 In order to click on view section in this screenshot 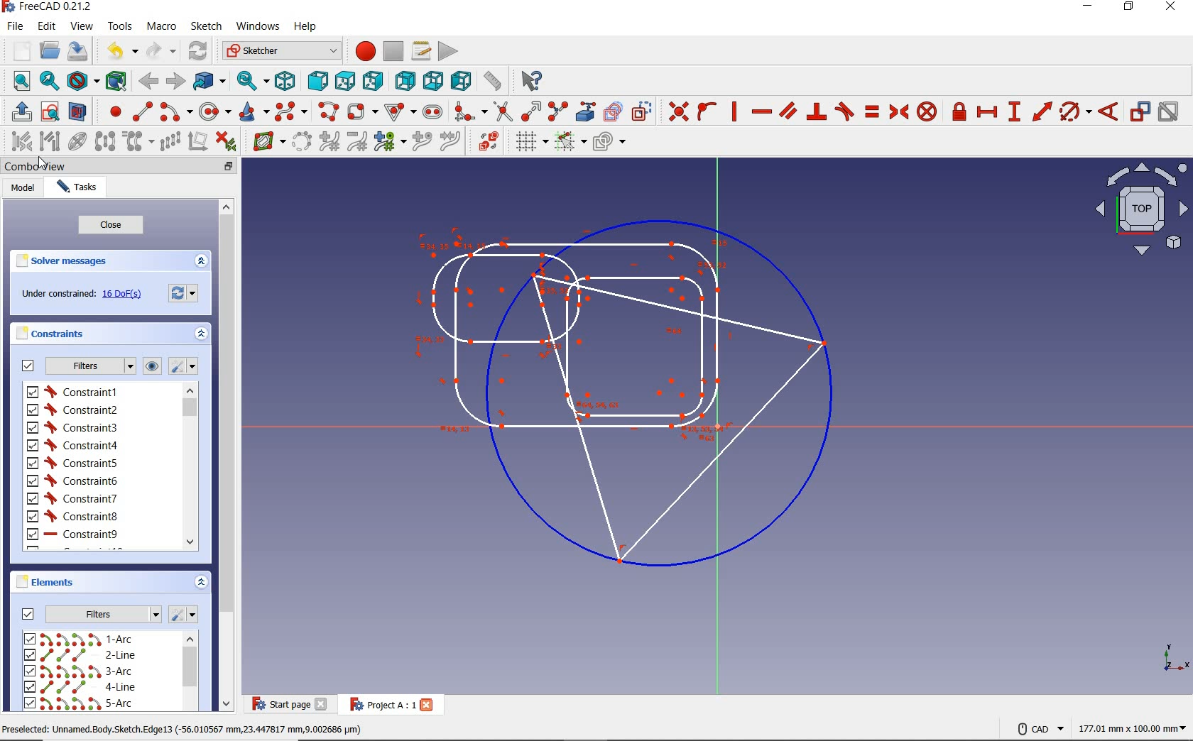, I will do `click(80, 111)`.